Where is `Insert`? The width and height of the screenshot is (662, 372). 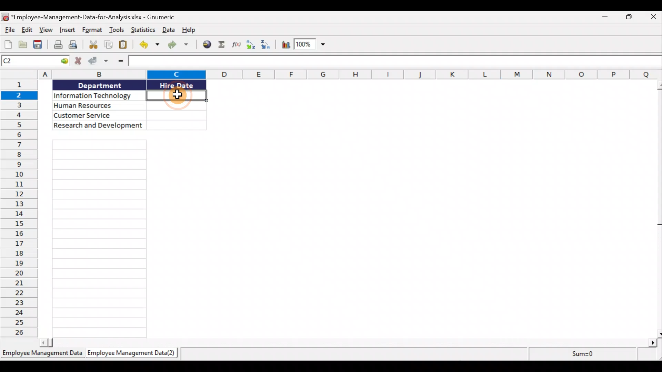 Insert is located at coordinates (68, 31).